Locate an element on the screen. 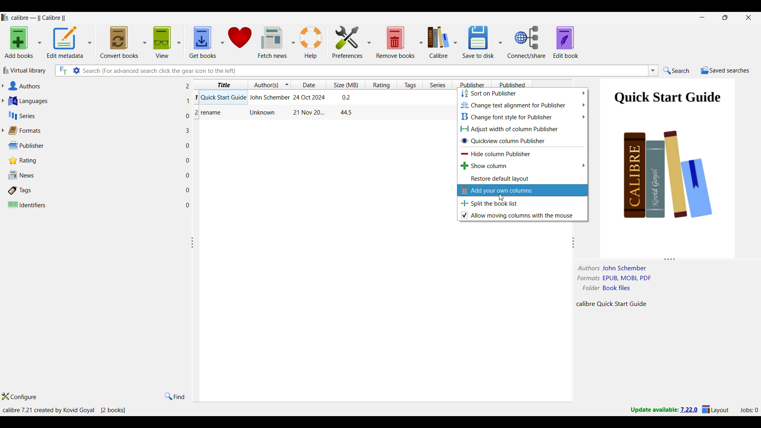 Image resolution: width=761 pixels, height=428 pixels. Show column options is located at coordinates (523, 165).